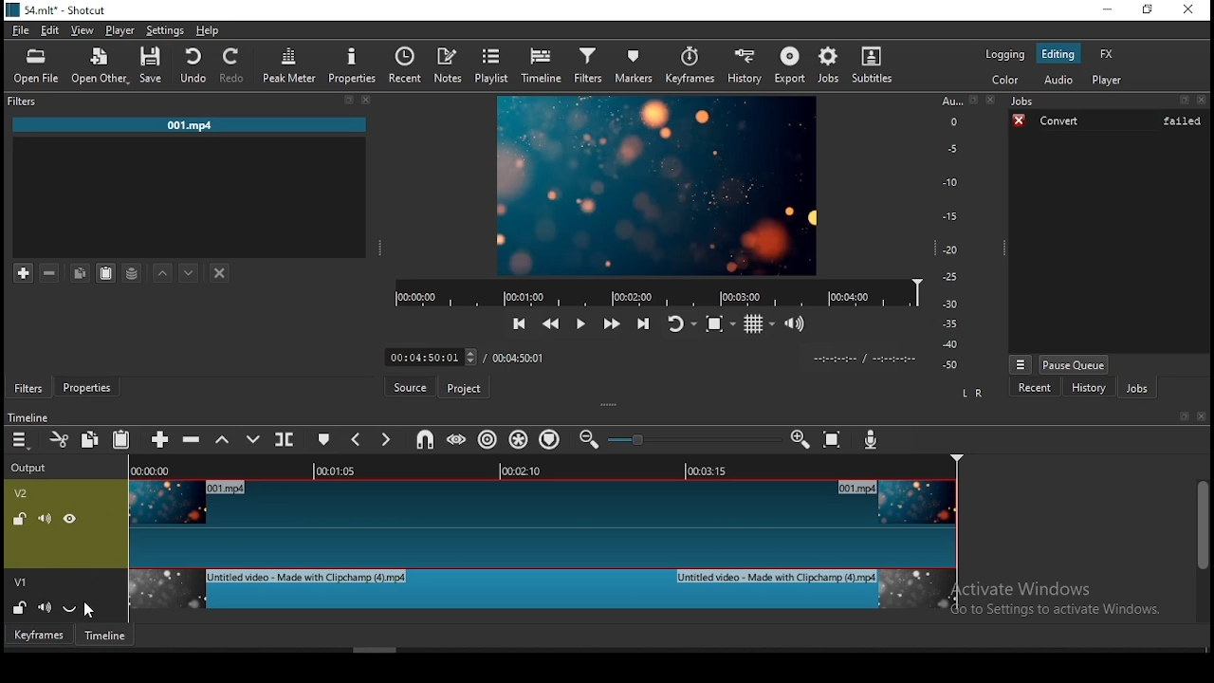  Describe the element at coordinates (124, 28) in the screenshot. I see `player` at that location.